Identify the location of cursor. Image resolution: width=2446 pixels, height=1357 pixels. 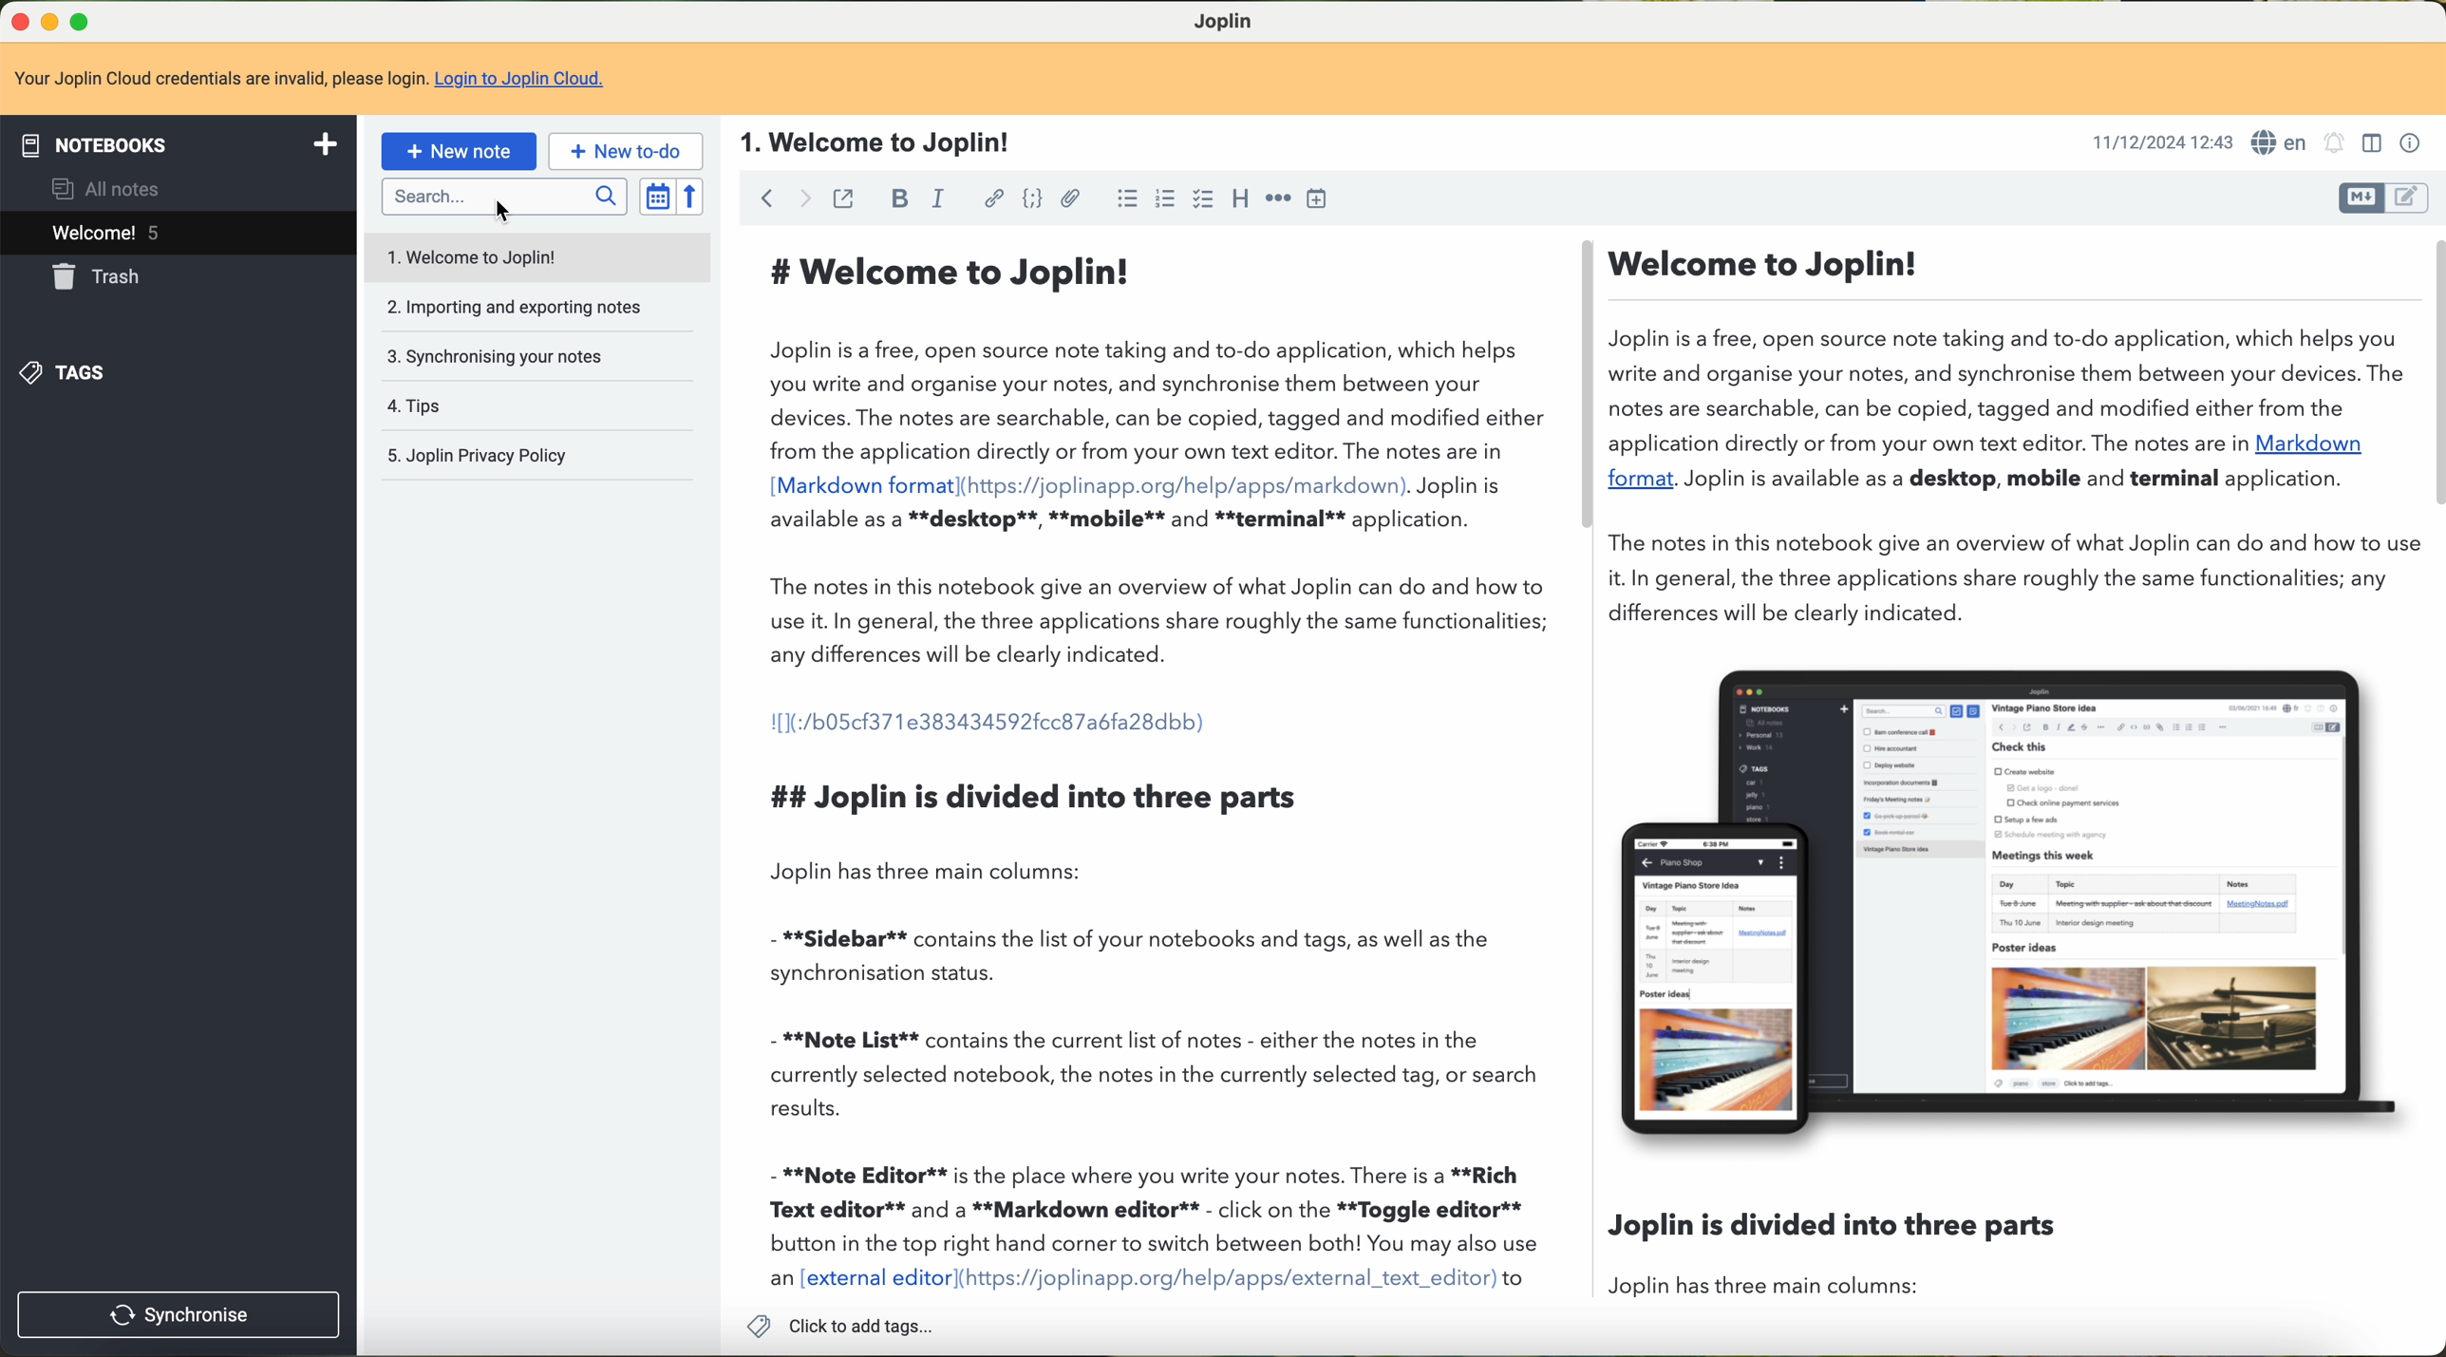
(509, 215).